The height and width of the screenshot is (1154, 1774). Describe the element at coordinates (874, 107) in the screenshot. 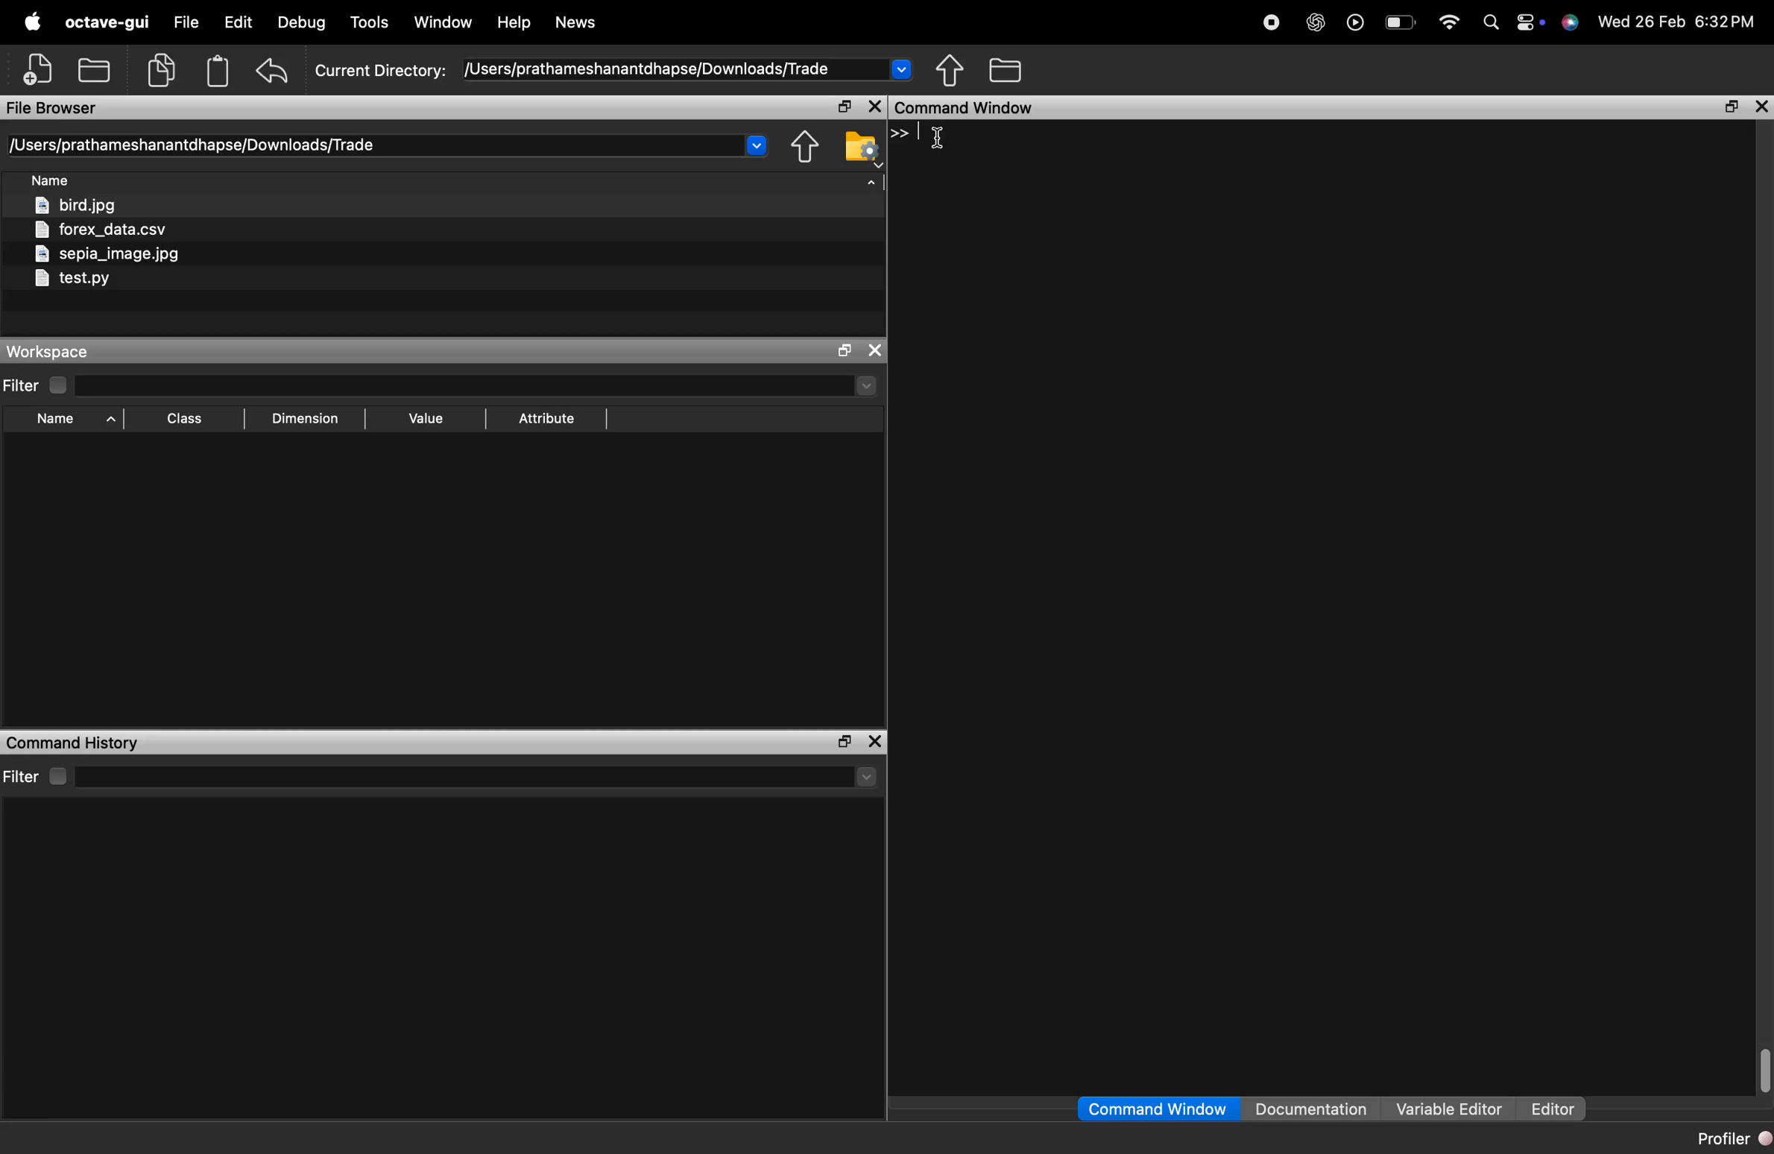

I see `close` at that location.